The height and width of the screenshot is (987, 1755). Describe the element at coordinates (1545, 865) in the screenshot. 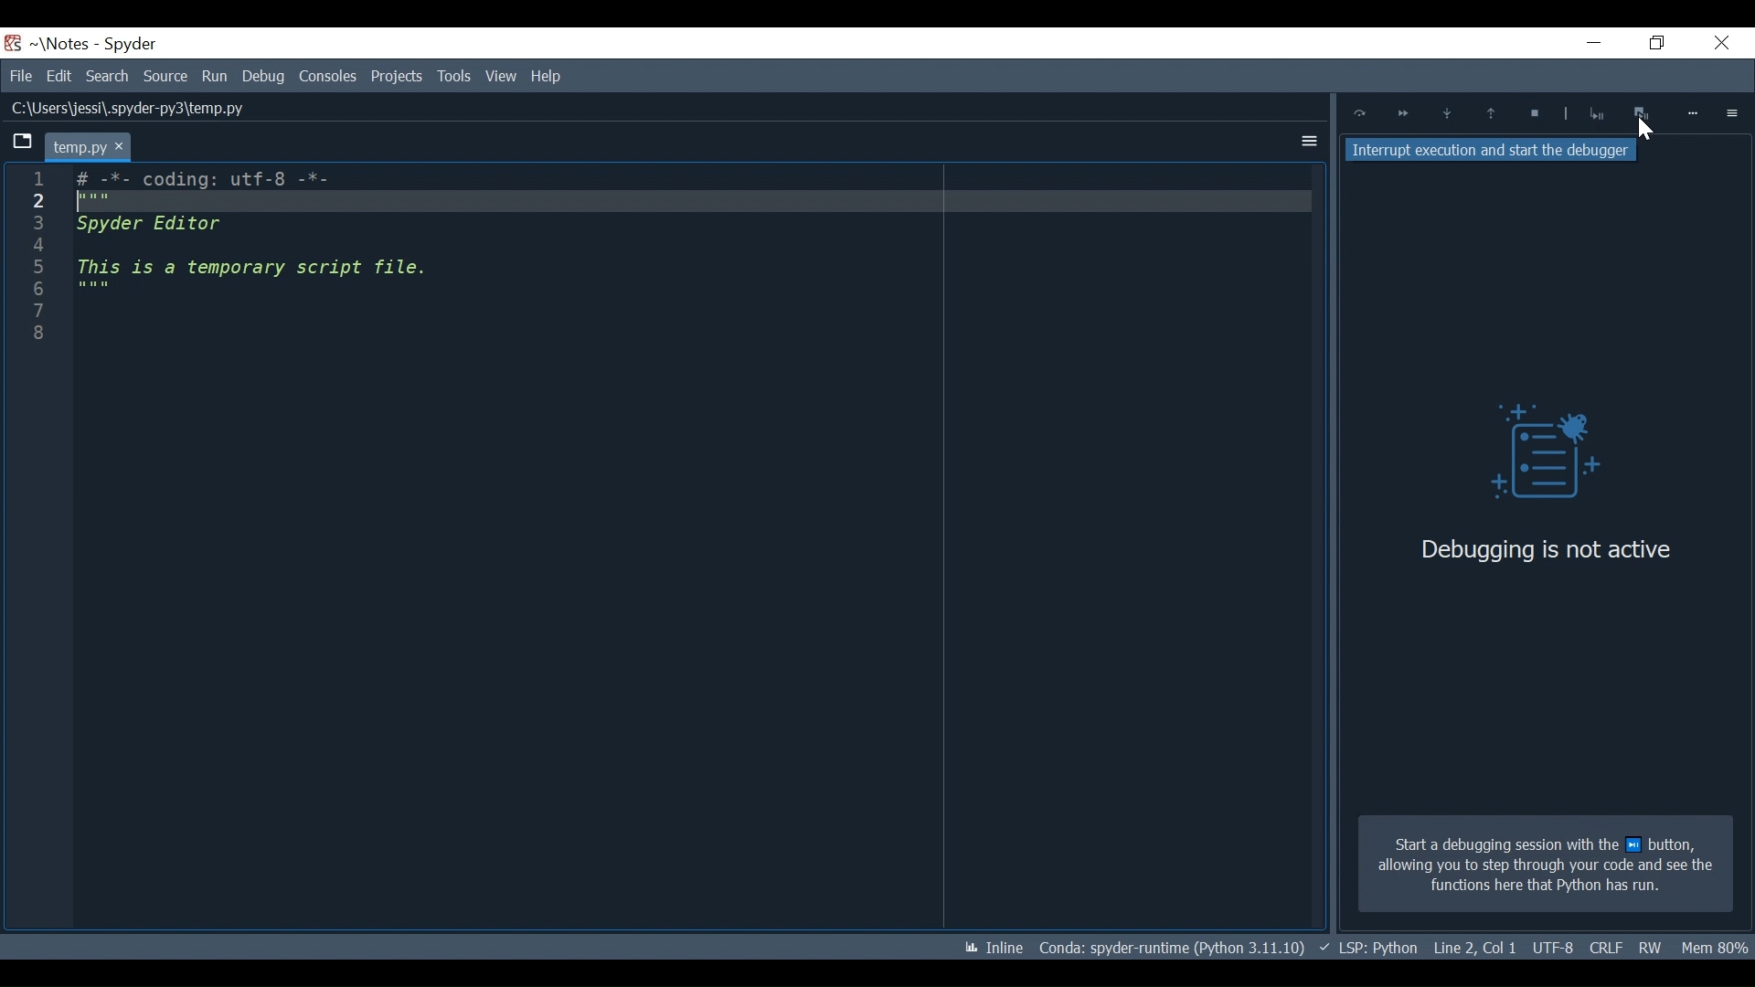

I see `Start a debugging session with the next button allowing you to step through your code and see the functions here that Python has run` at that location.